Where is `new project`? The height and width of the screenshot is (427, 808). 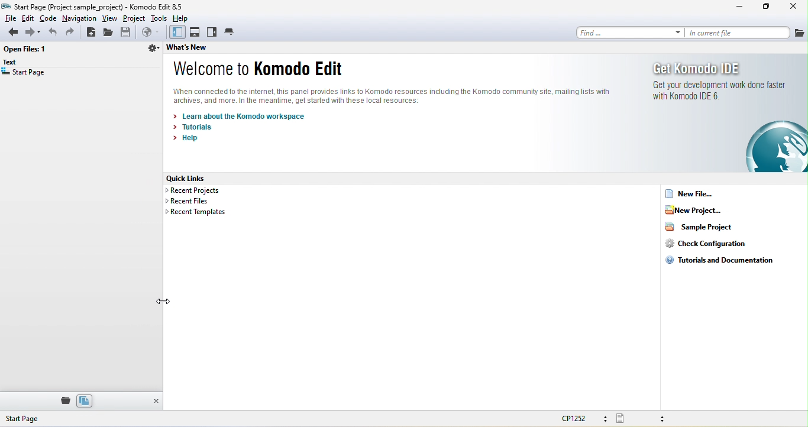 new project is located at coordinates (704, 210).